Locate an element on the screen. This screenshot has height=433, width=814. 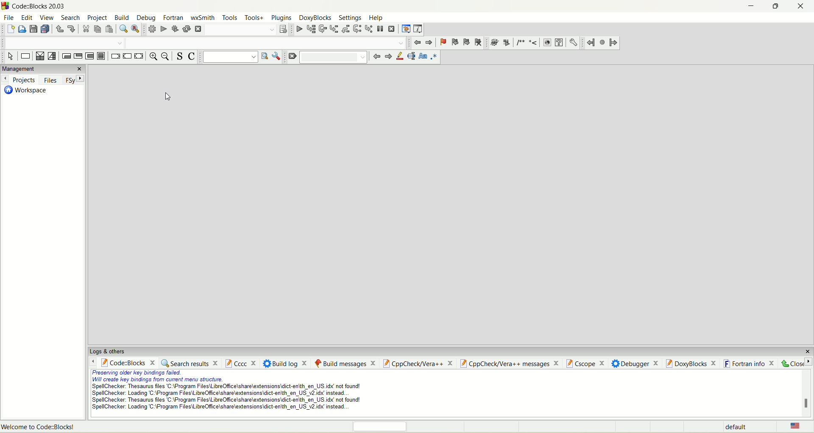
find is located at coordinates (122, 29).